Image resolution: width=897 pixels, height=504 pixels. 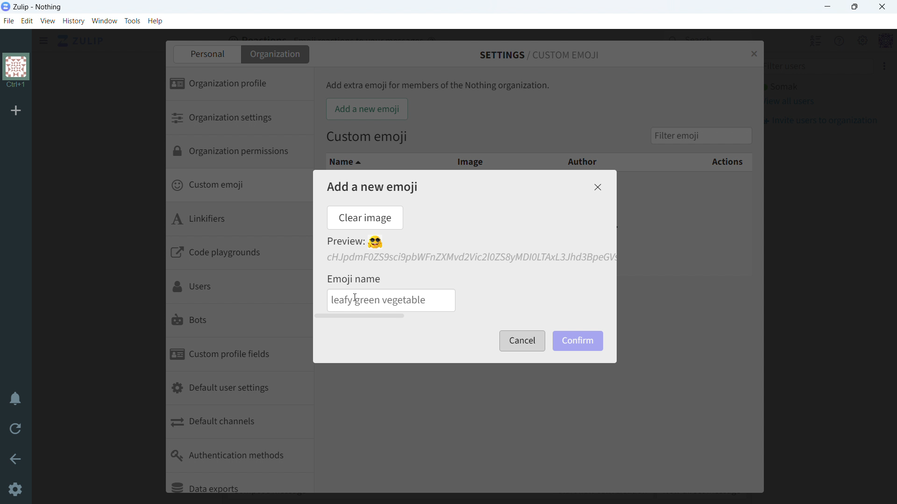 What do you see at coordinates (356, 298) in the screenshot?
I see `cursor` at bounding box center [356, 298].